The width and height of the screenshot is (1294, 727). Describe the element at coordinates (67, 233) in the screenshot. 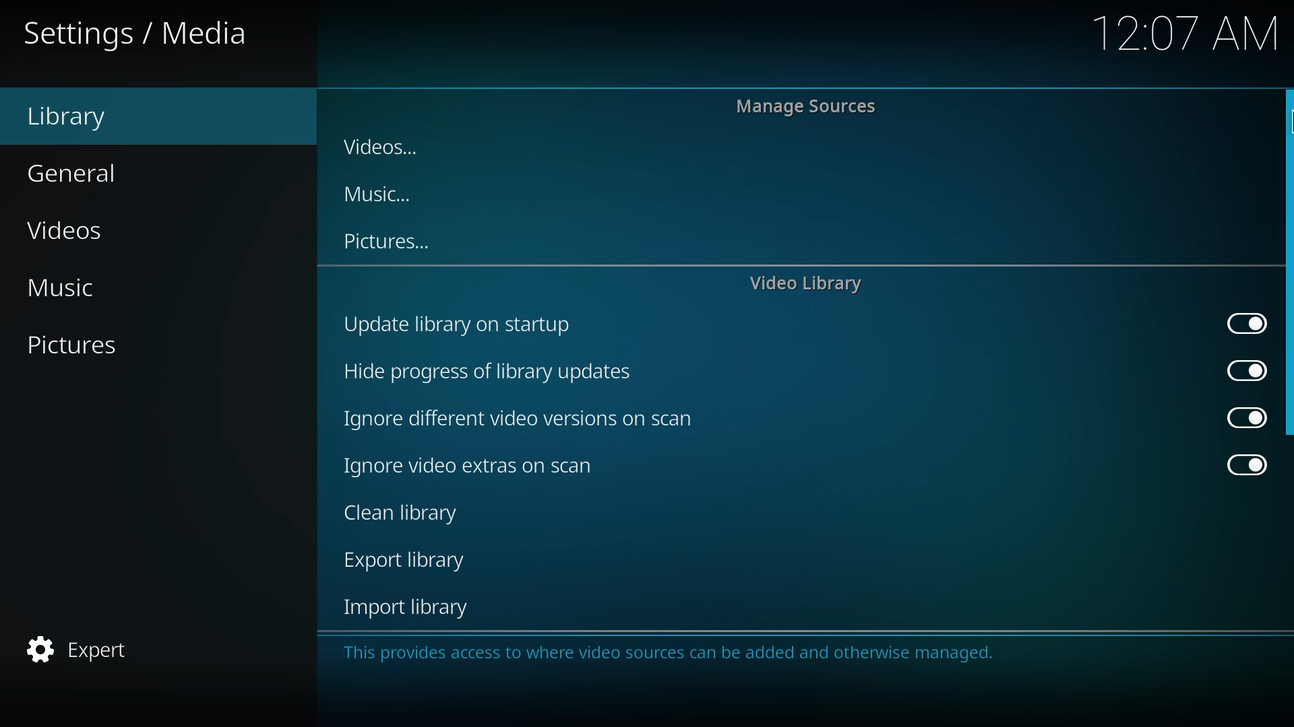

I see `videos` at that location.